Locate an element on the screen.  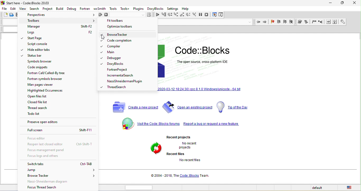
toolbars is located at coordinates (61, 20).